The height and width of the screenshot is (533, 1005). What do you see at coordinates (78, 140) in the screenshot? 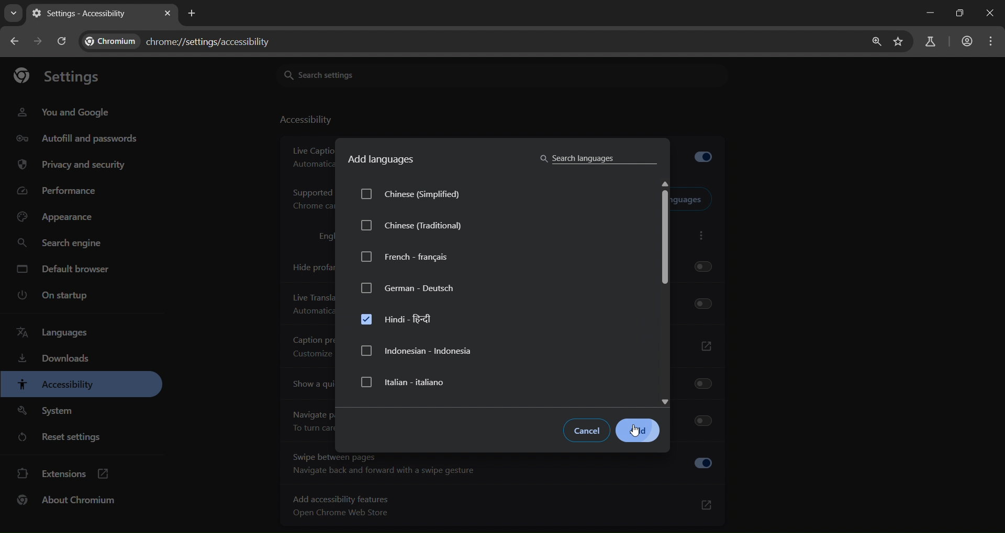
I see `autofill and passwords` at bounding box center [78, 140].